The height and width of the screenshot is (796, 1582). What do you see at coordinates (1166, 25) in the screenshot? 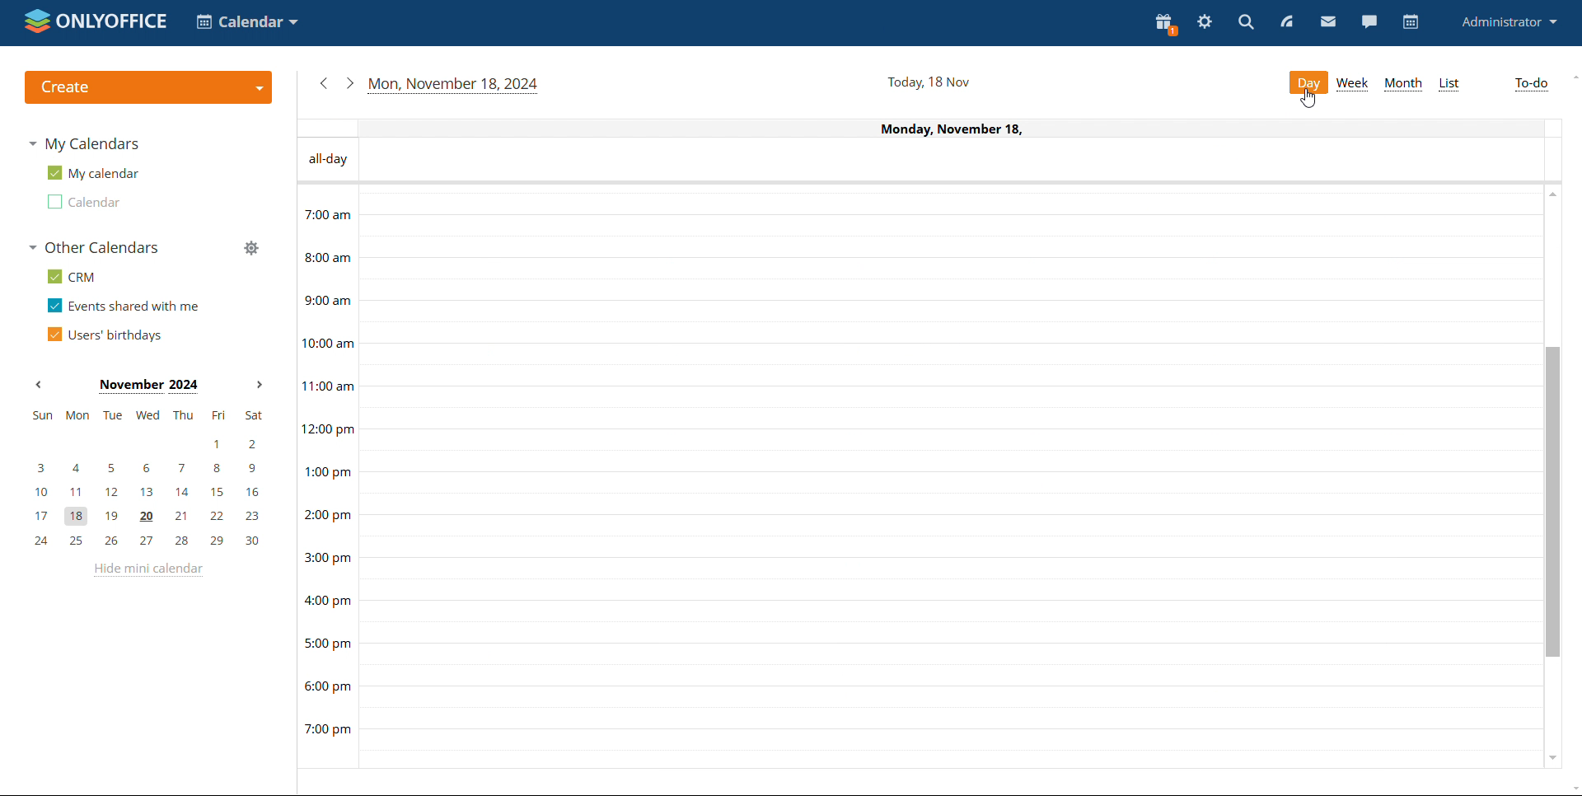
I see `present` at bounding box center [1166, 25].